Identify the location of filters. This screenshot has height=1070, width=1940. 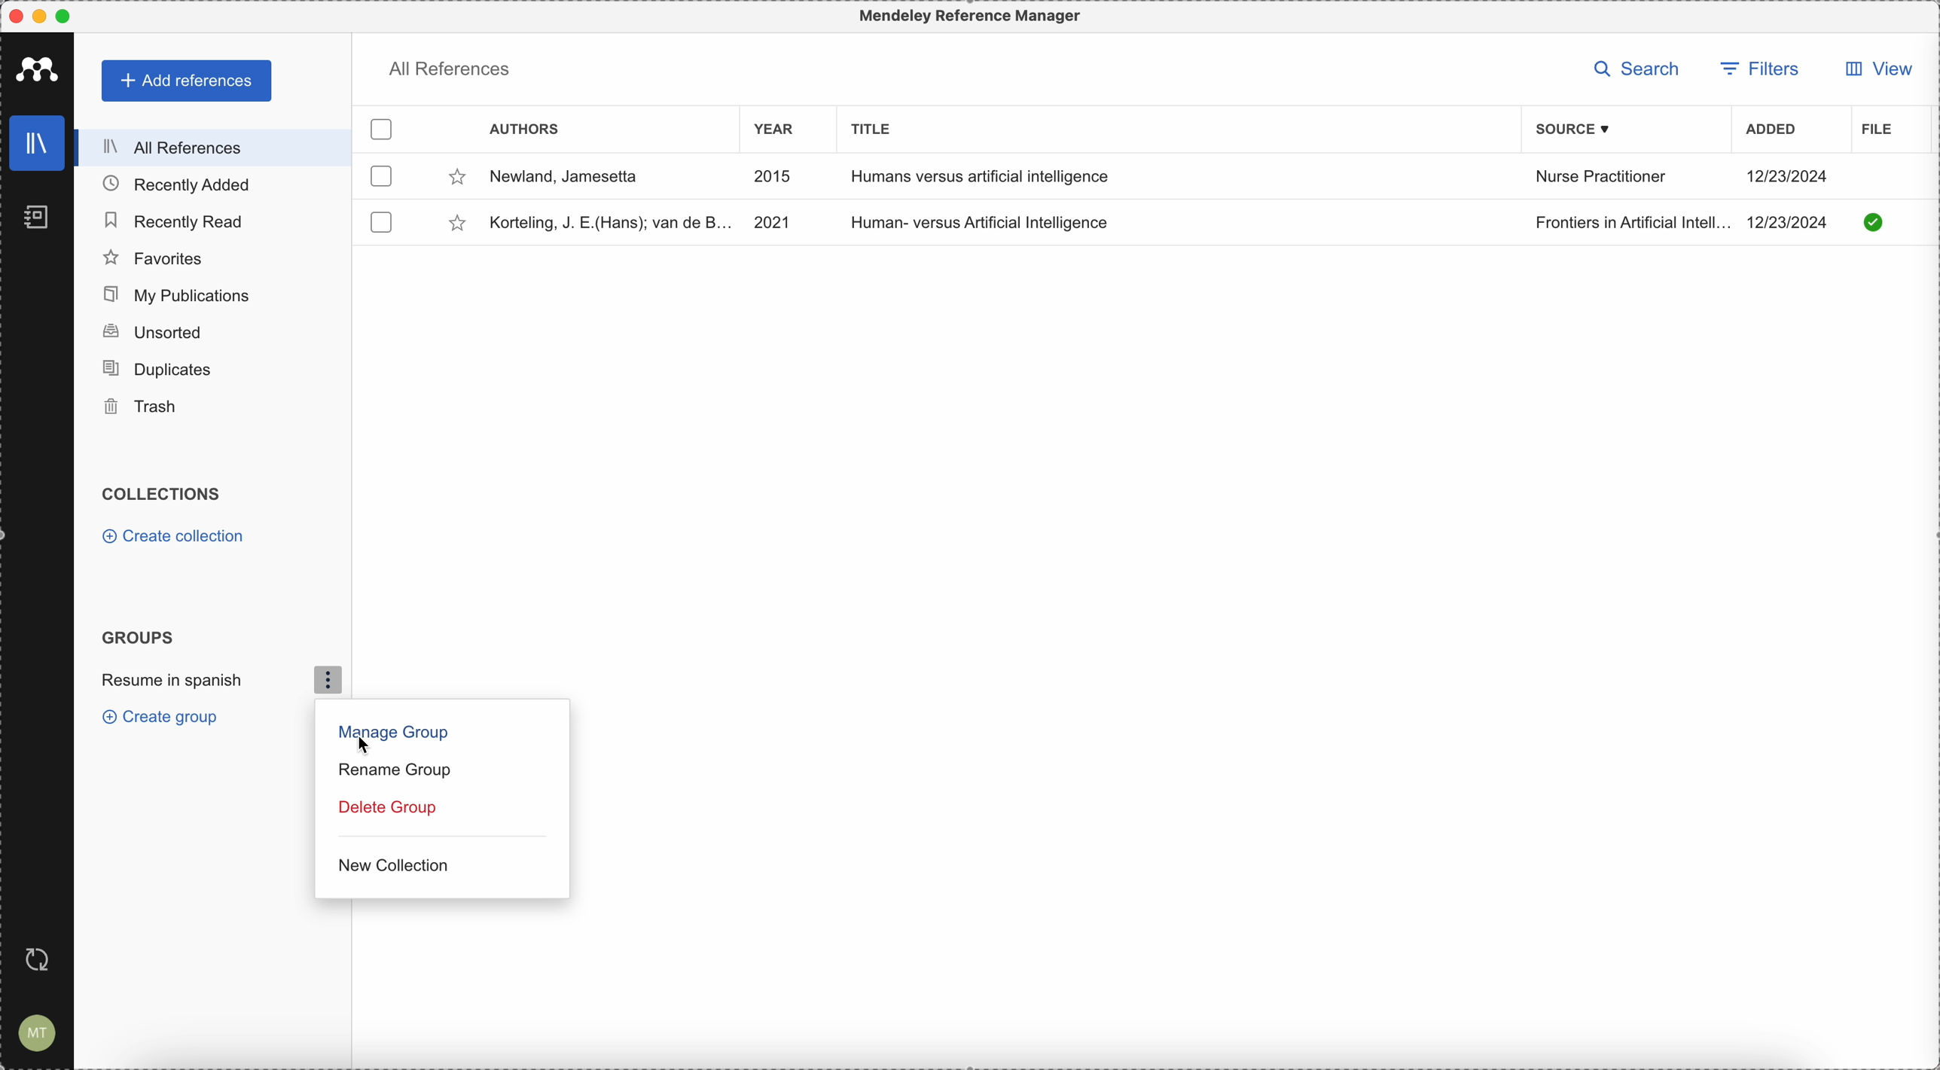
(1763, 67).